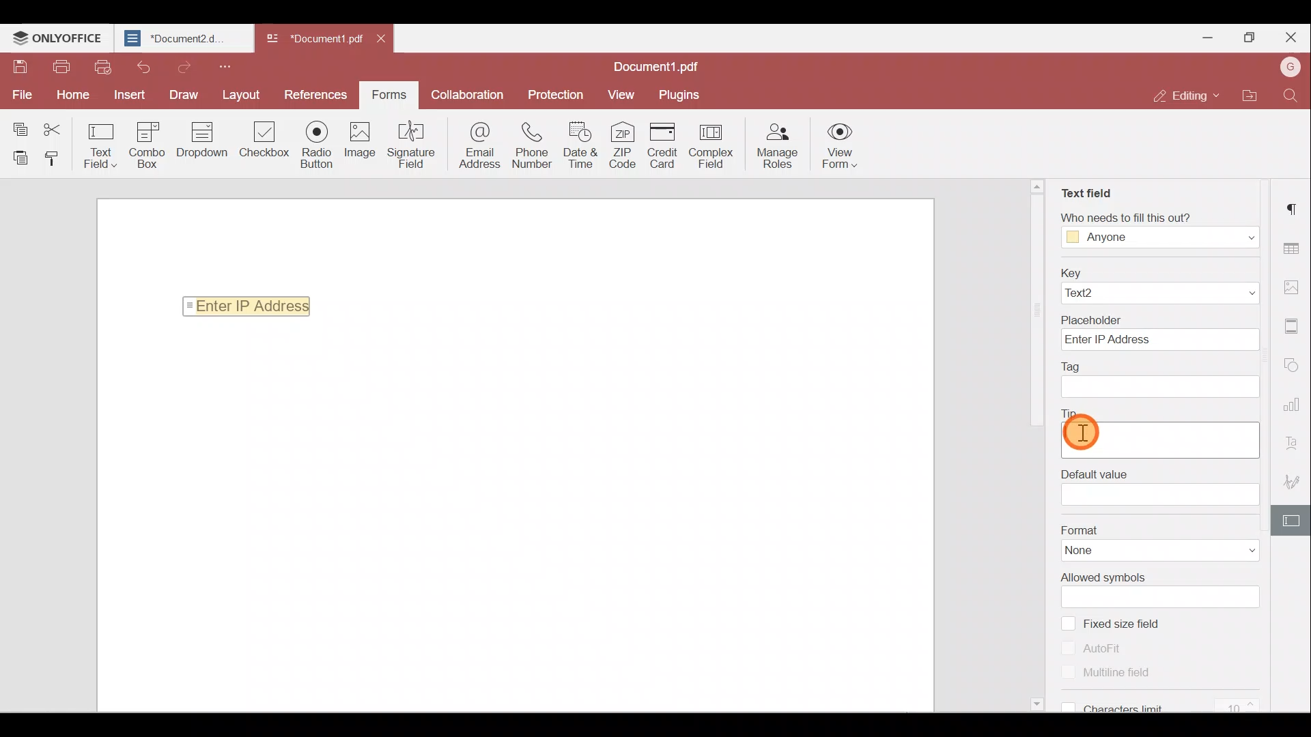 This screenshot has height=737, width=1311. Describe the element at coordinates (1108, 238) in the screenshot. I see `Anyone` at that location.